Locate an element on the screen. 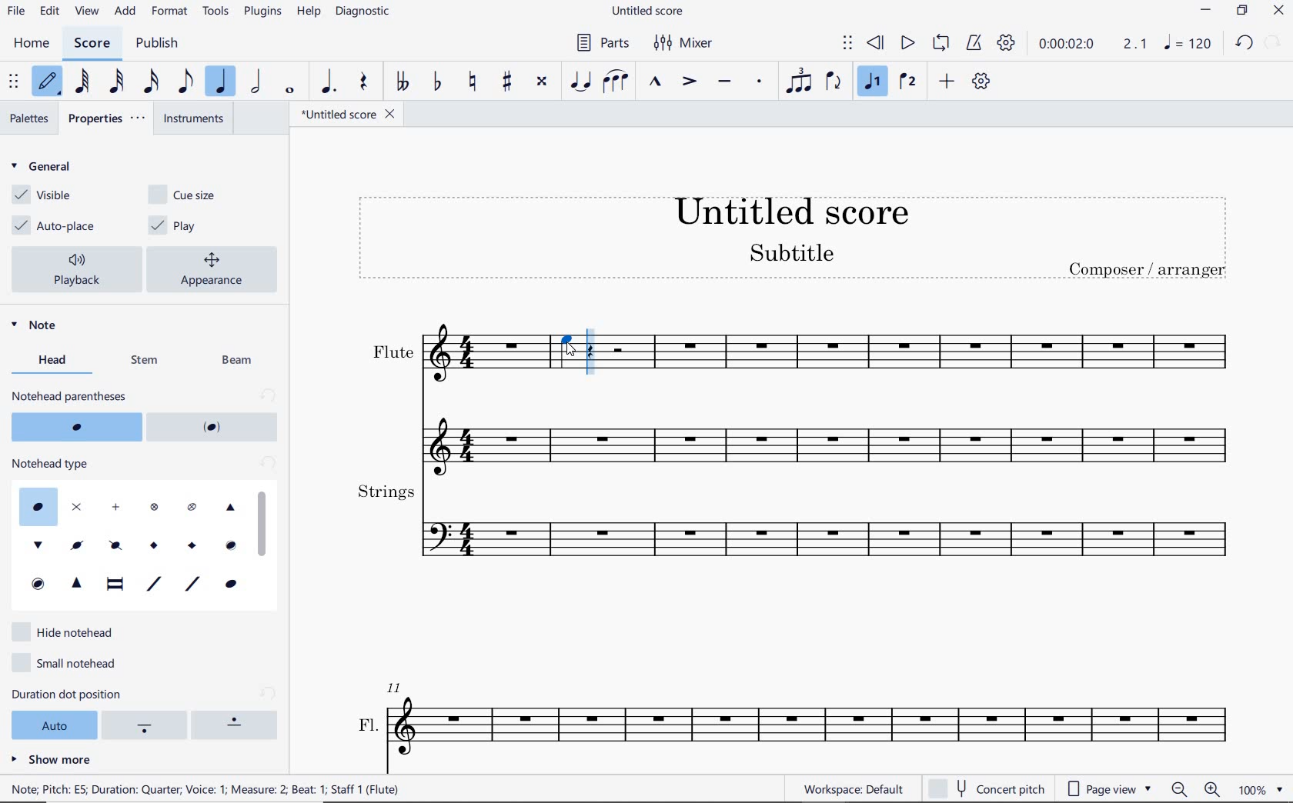 The width and height of the screenshot is (1293, 803). flute is located at coordinates (445, 355).